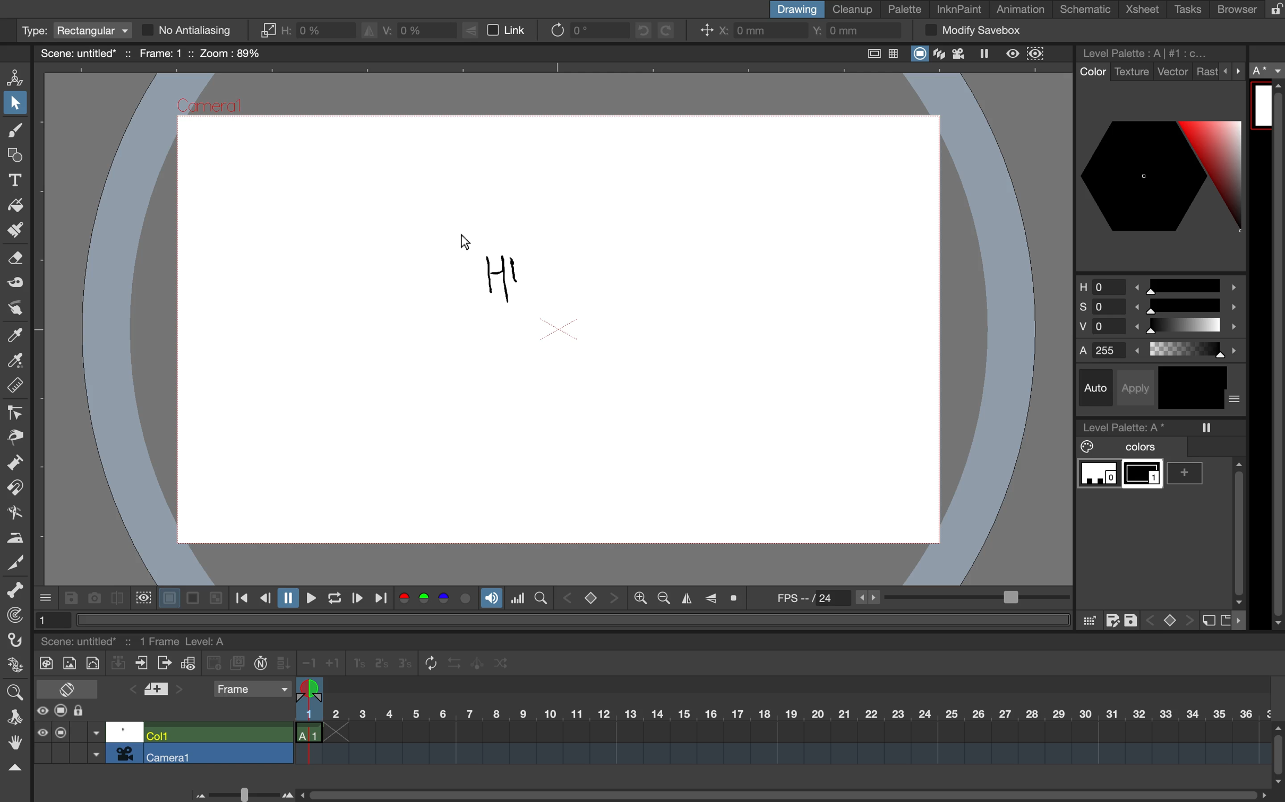  What do you see at coordinates (14, 744) in the screenshot?
I see `hand tool` at bounding box center [14, 744].